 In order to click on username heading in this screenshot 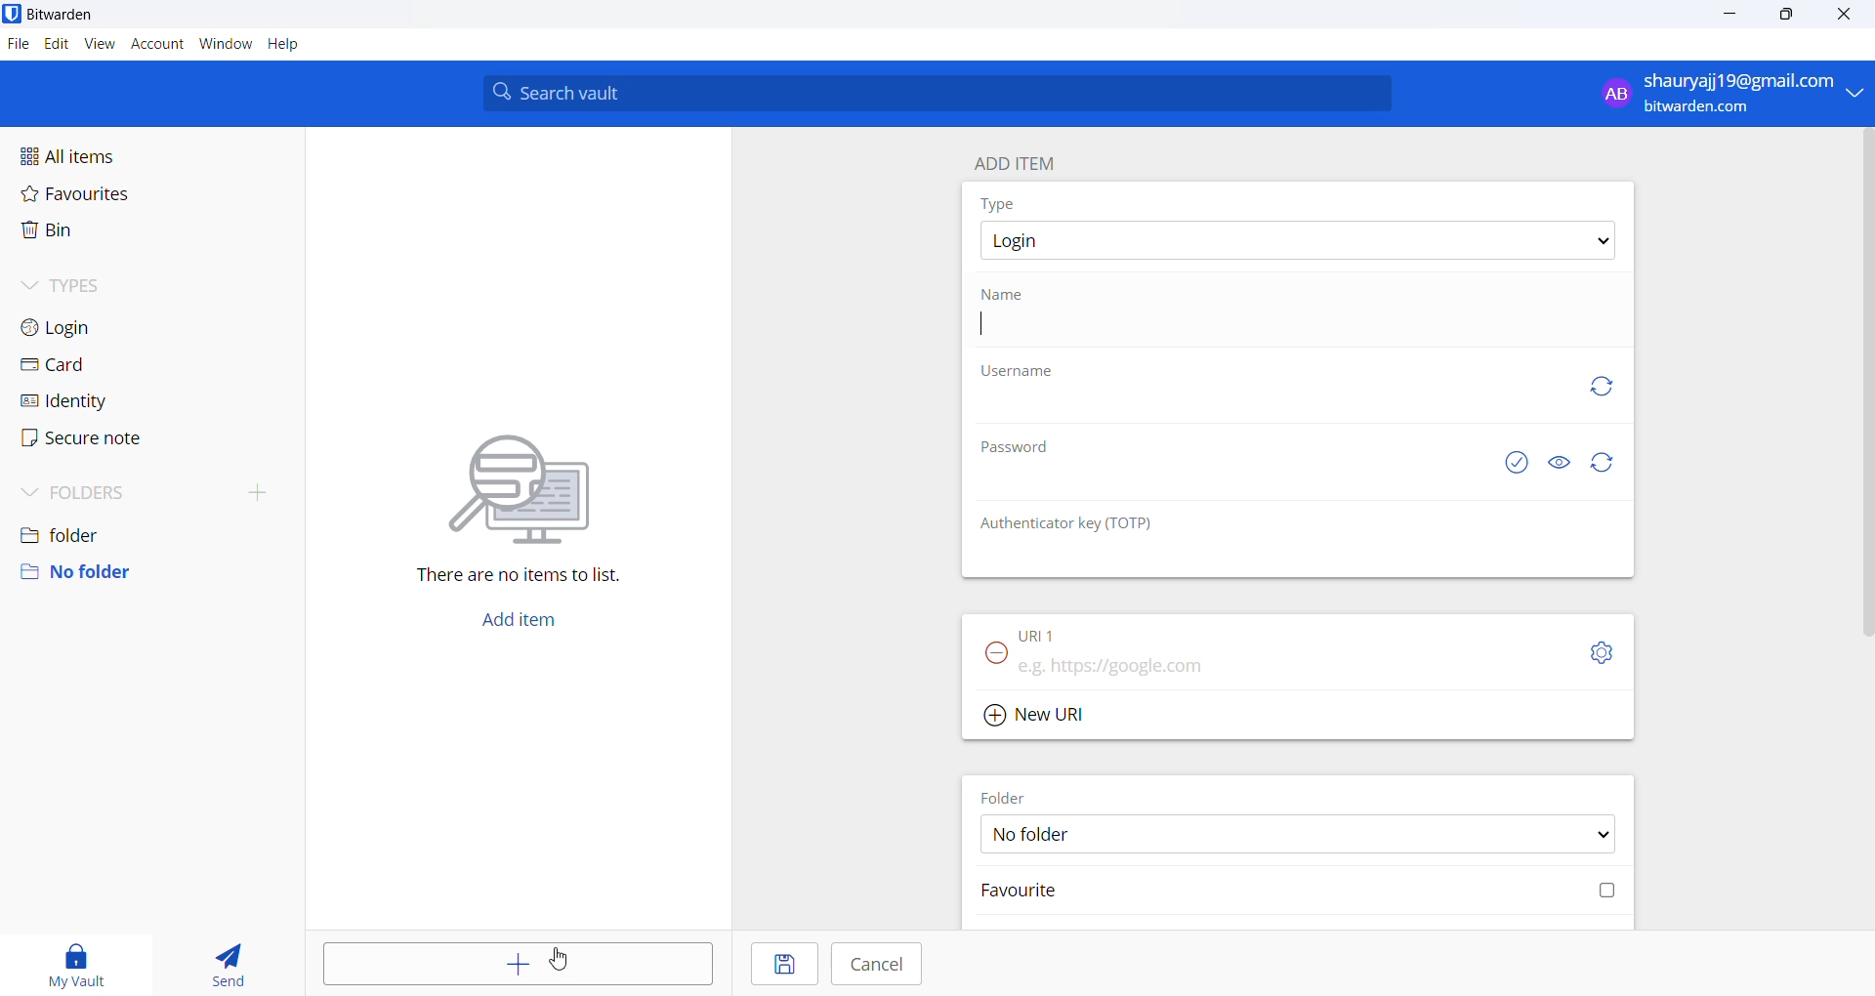, I will do `click(1019, 373)`.